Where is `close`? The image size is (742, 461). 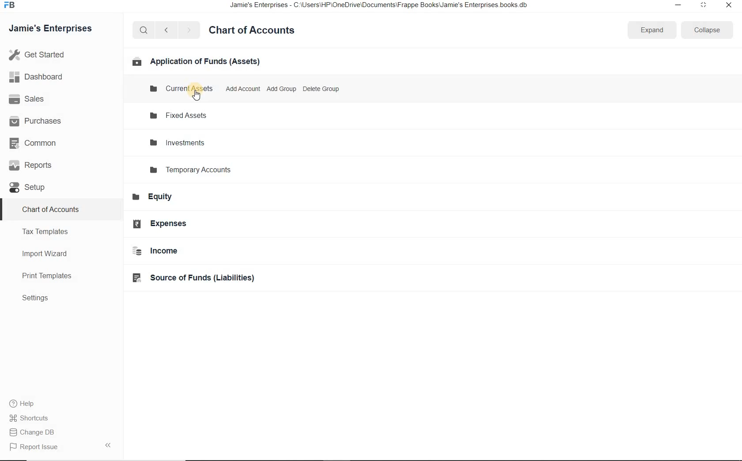
close is located at coordinates (729, 6).